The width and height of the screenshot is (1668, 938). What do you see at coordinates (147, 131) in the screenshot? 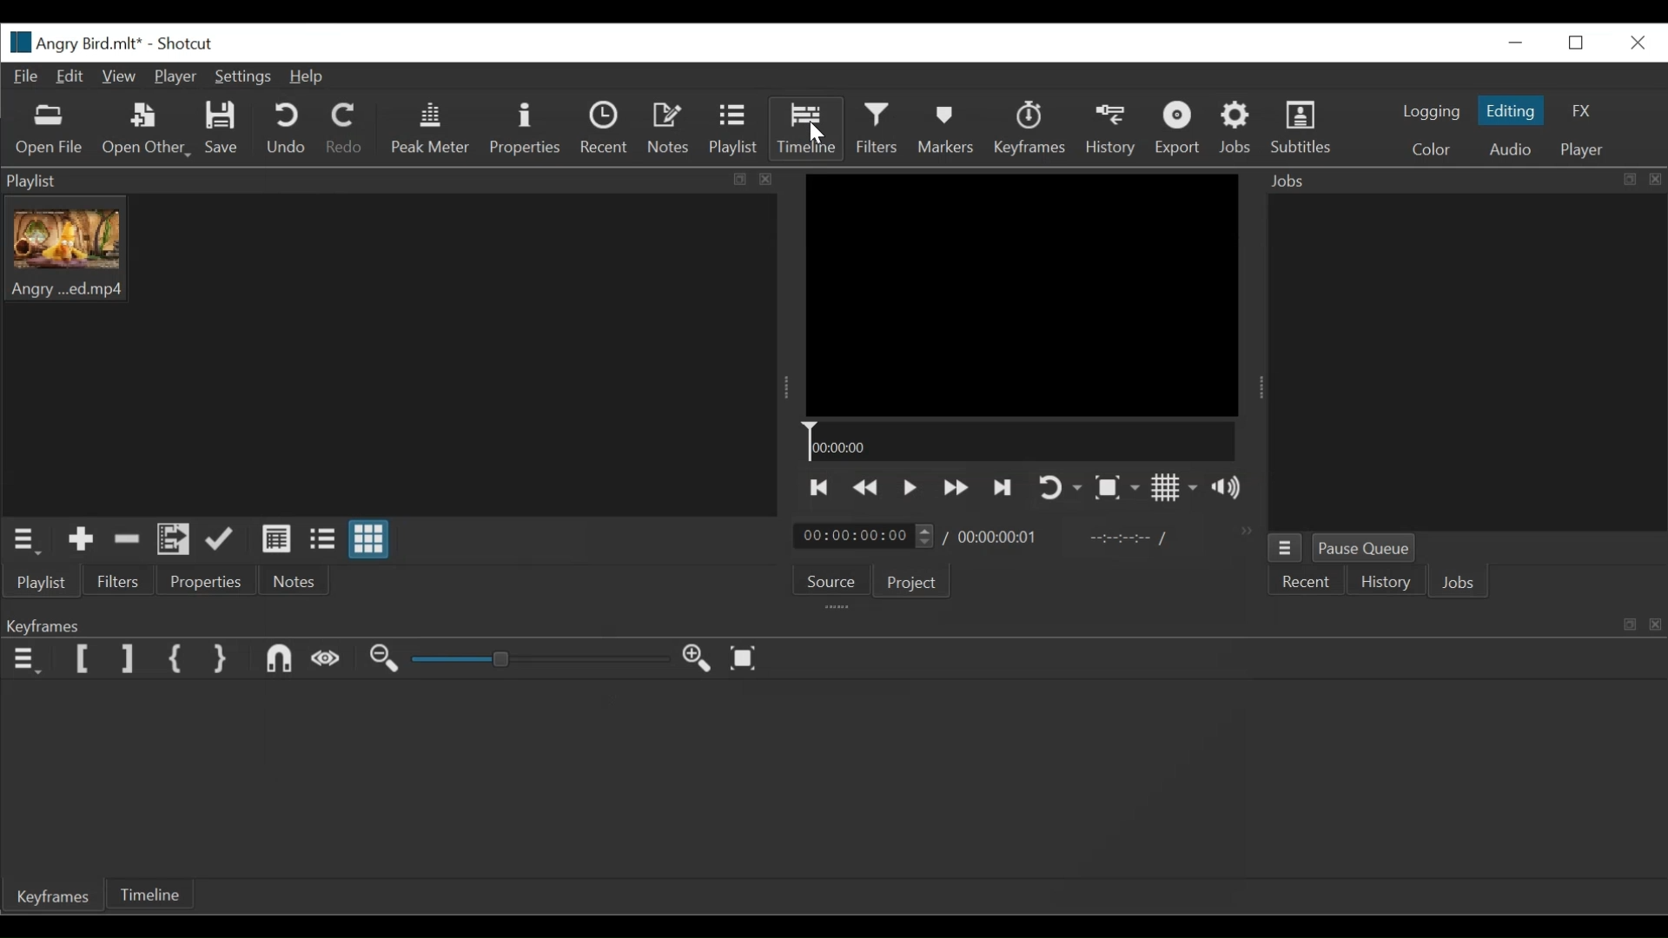
I see `Open Other` at bounding box center [147, 131].